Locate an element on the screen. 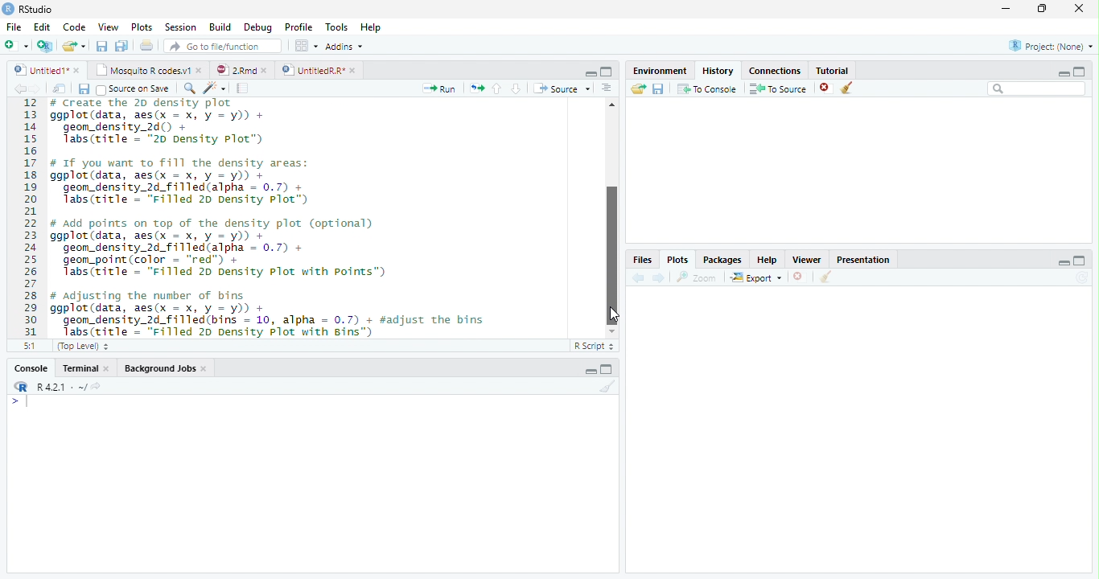 The height and width of the screenshot is (579, 1099). next is located at coordinates (661, 278).